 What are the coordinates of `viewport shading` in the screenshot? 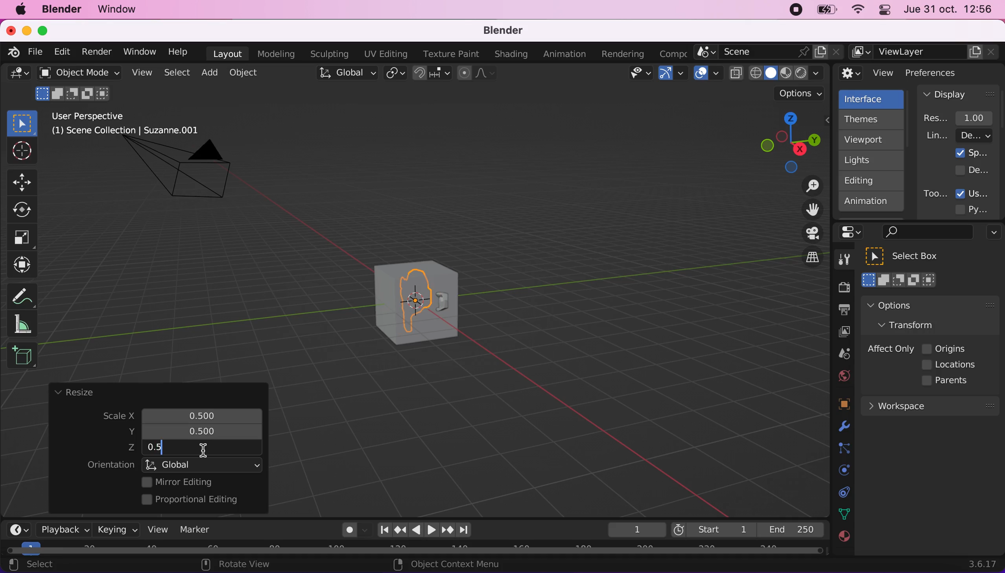 It's located at (779, 73).